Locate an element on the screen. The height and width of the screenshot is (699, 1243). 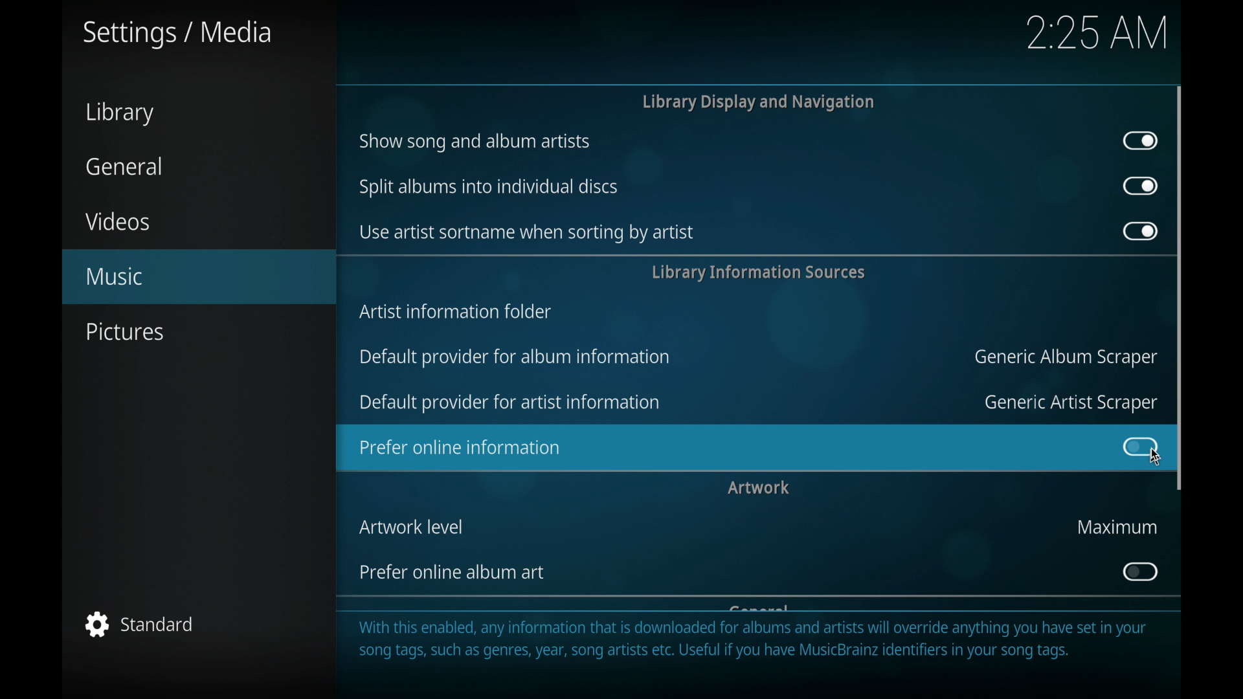
standard is located at coordinates (142, 624).